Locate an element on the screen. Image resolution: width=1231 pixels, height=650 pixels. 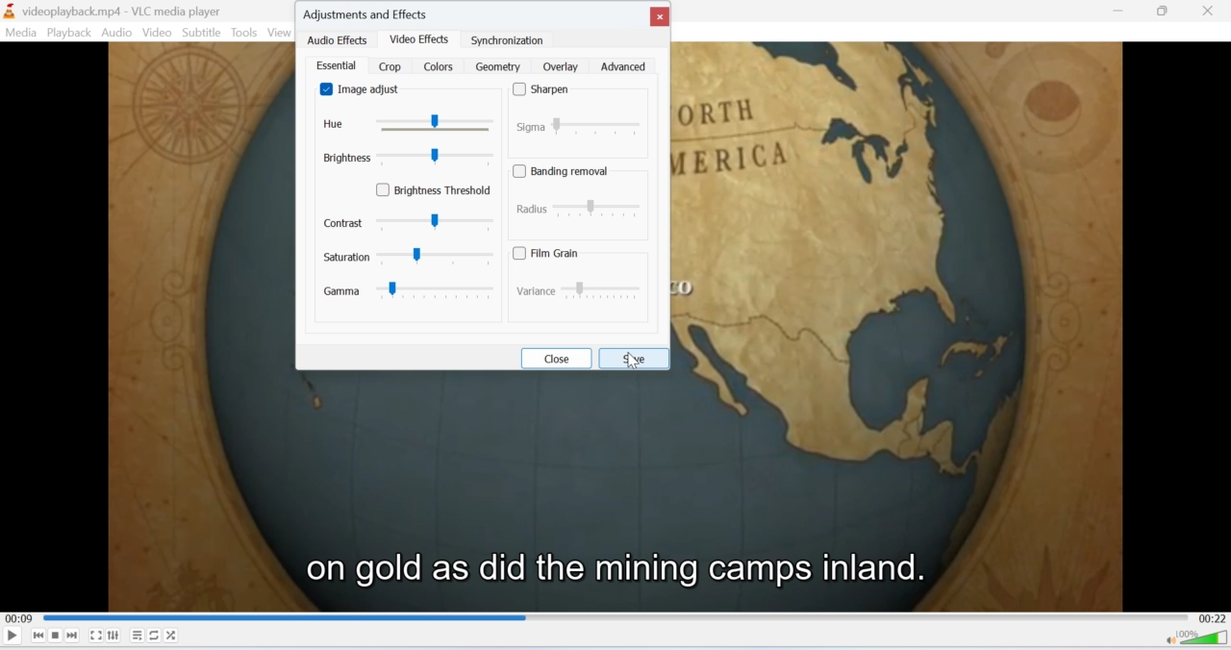
Saturation is located at coordinates (411, 258).